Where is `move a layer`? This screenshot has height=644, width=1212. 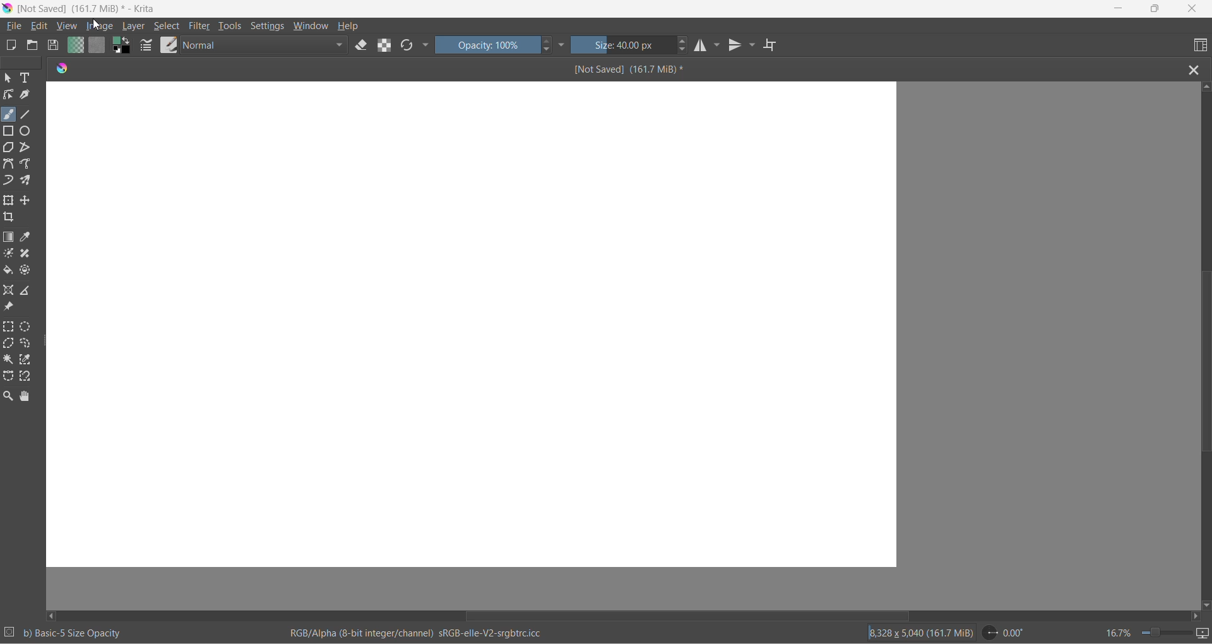 move a layer is located at coordinates (27, 201).